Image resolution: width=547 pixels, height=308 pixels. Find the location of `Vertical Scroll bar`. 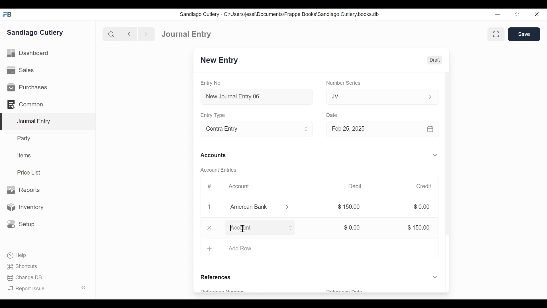

Vertical Scroll bar is located at coordinates (448, 162).